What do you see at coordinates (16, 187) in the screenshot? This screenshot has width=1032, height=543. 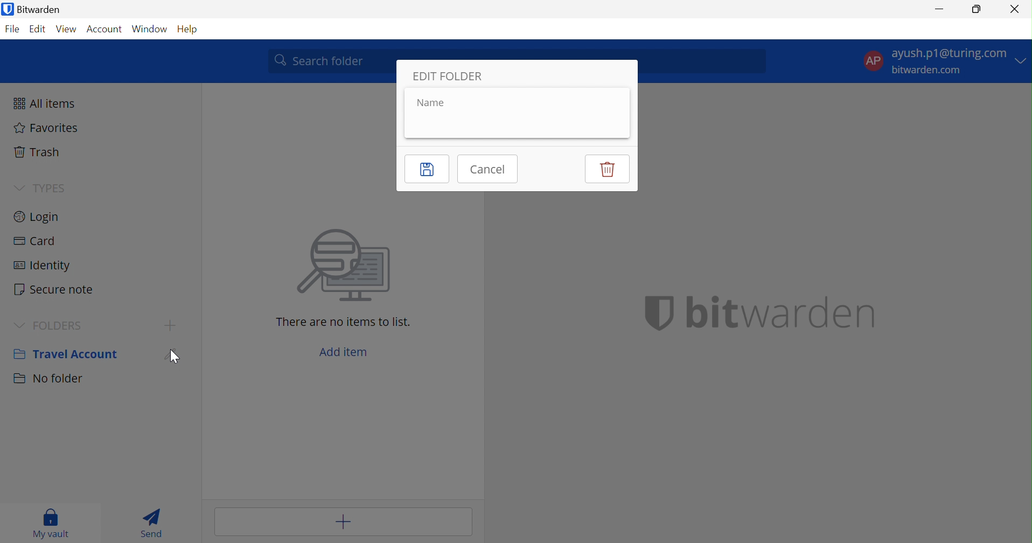 I see `Drop Down` at bounding box center [16, 187].